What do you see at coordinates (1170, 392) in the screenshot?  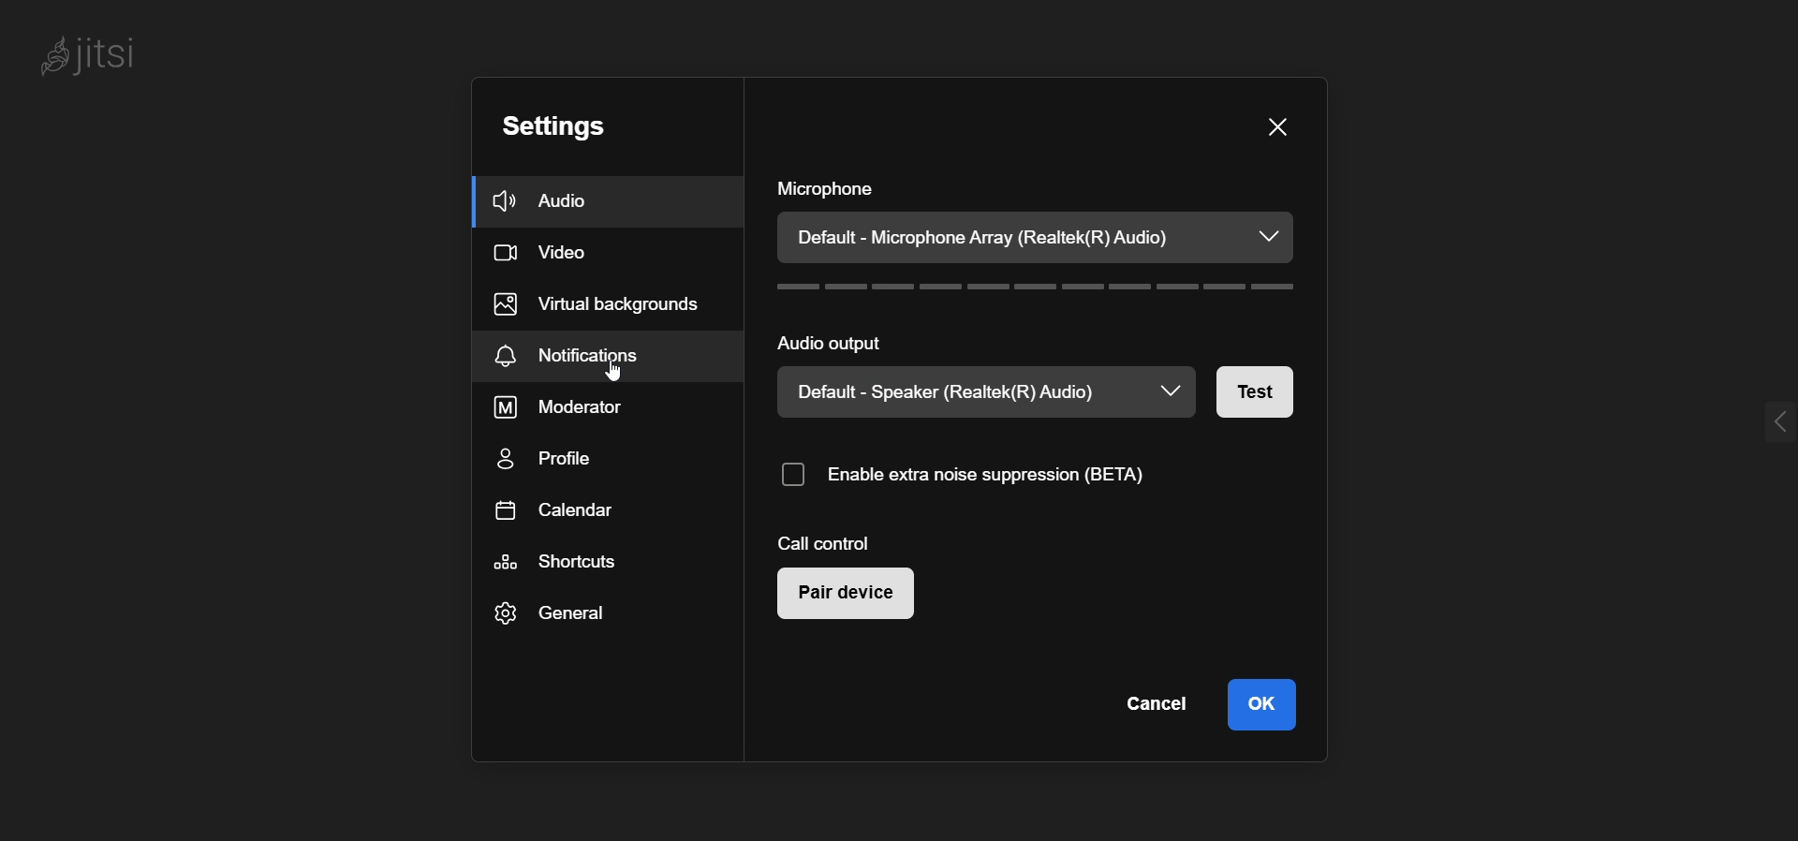 I see `dropdown` at bounding box center [1170, 392].